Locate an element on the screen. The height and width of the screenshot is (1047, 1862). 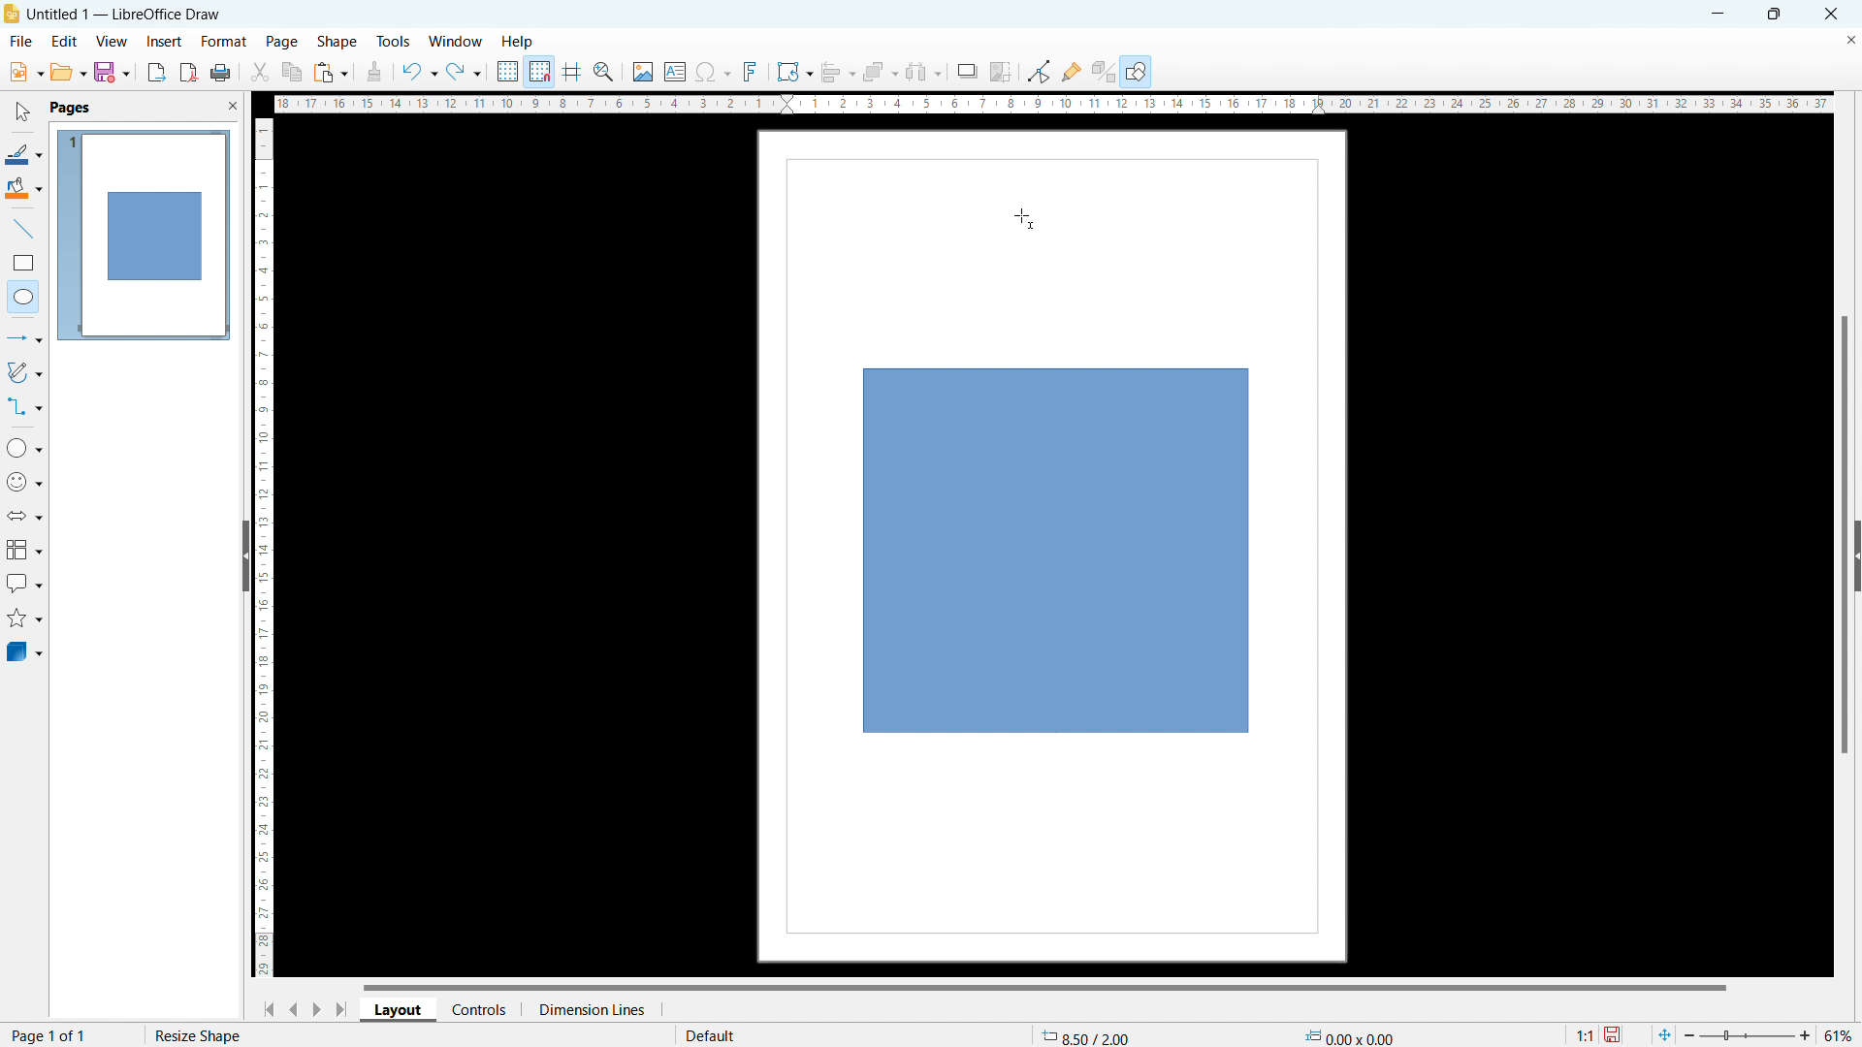
vertical ruler is located at coordinates (264, 548).